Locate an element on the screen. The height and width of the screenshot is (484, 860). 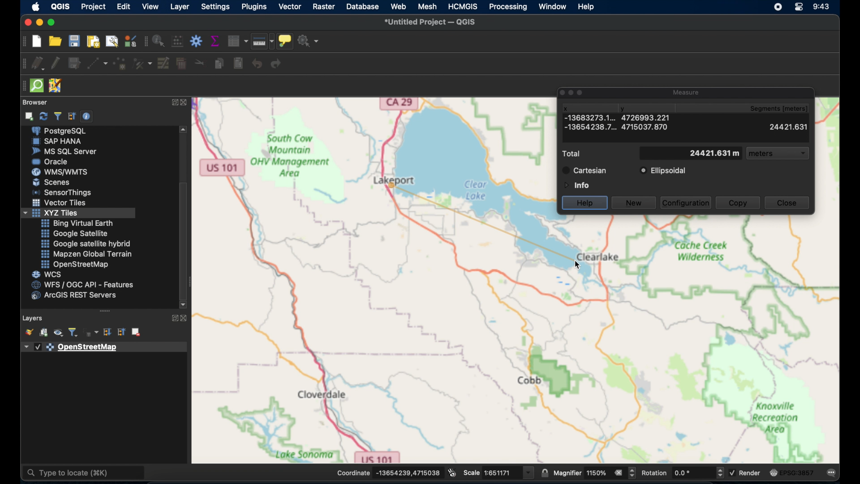
xyzzy tiles is located at coordinates (78, 213).